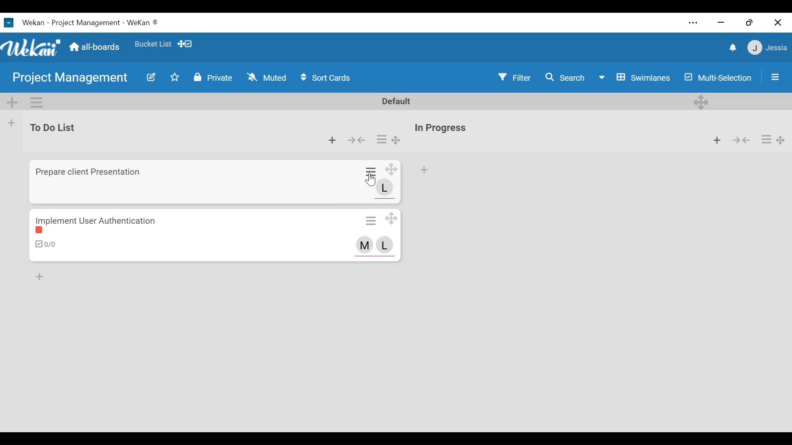  I want to click on card actions, so click(767, 140).